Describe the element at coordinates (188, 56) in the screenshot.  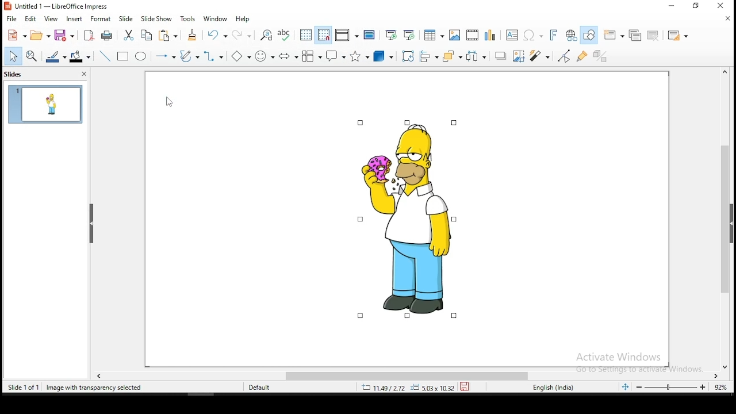
I see `curves and polygons` at that location.